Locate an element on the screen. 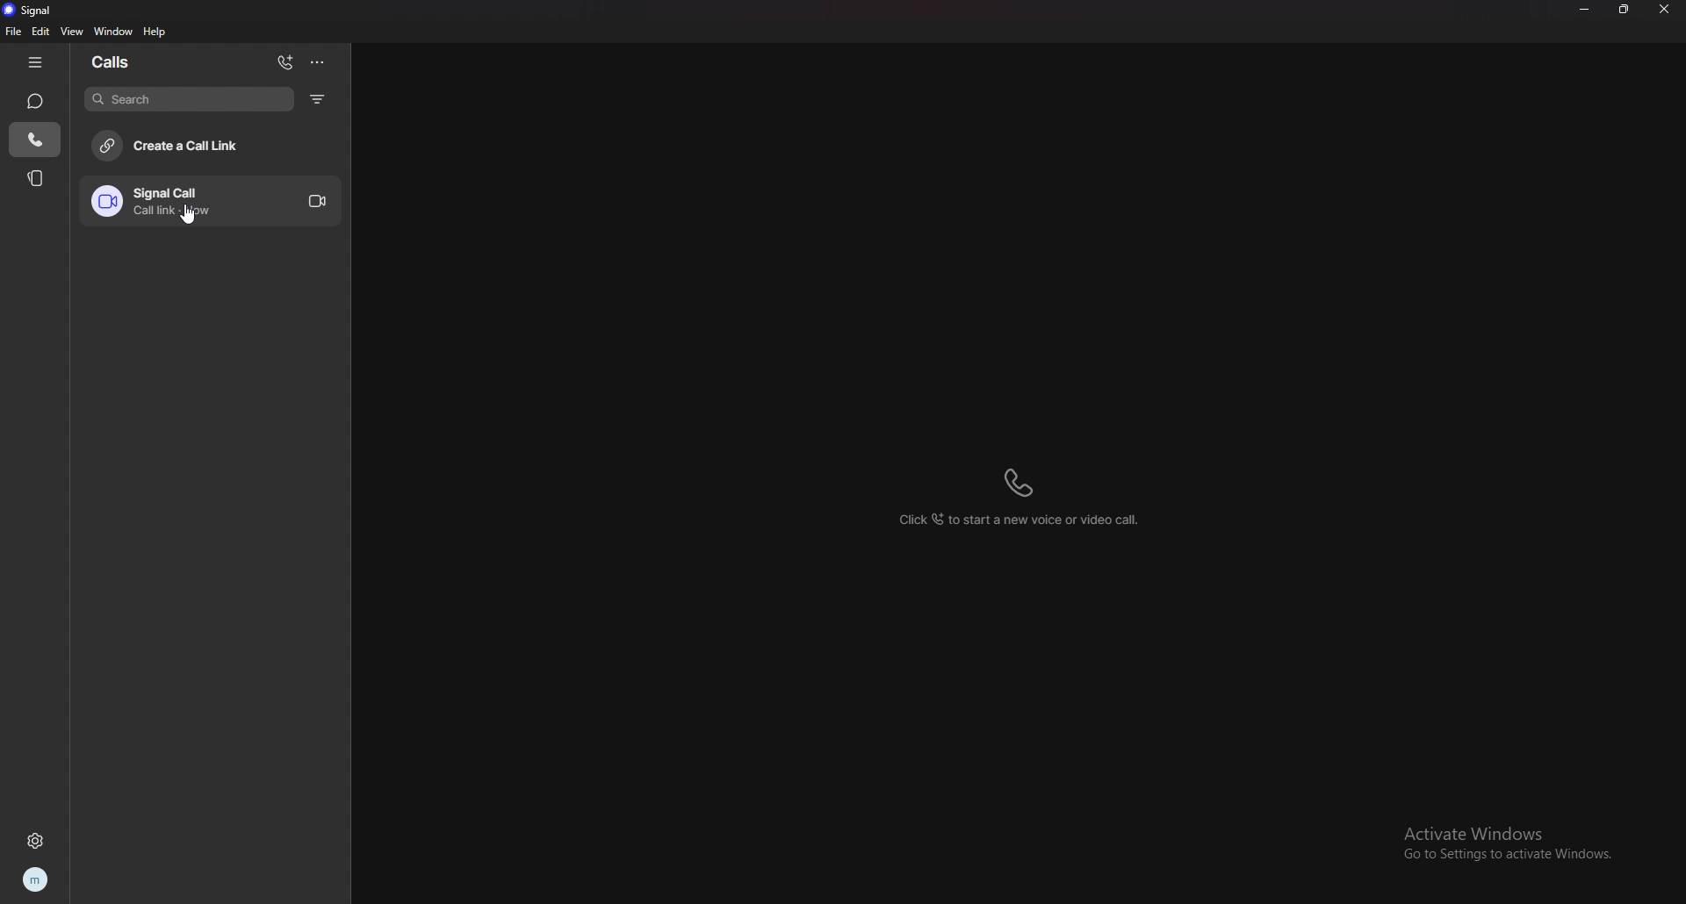 The width and height of the screenshot is (1686, 904). close is located at coordinates (1668, 9).